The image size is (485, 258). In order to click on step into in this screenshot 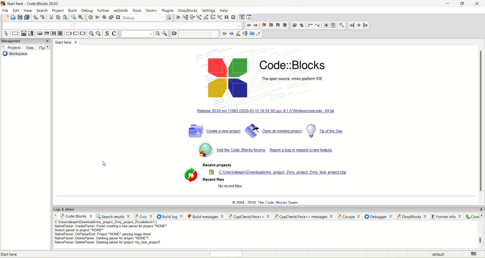, I will do `click(199, 17)`.